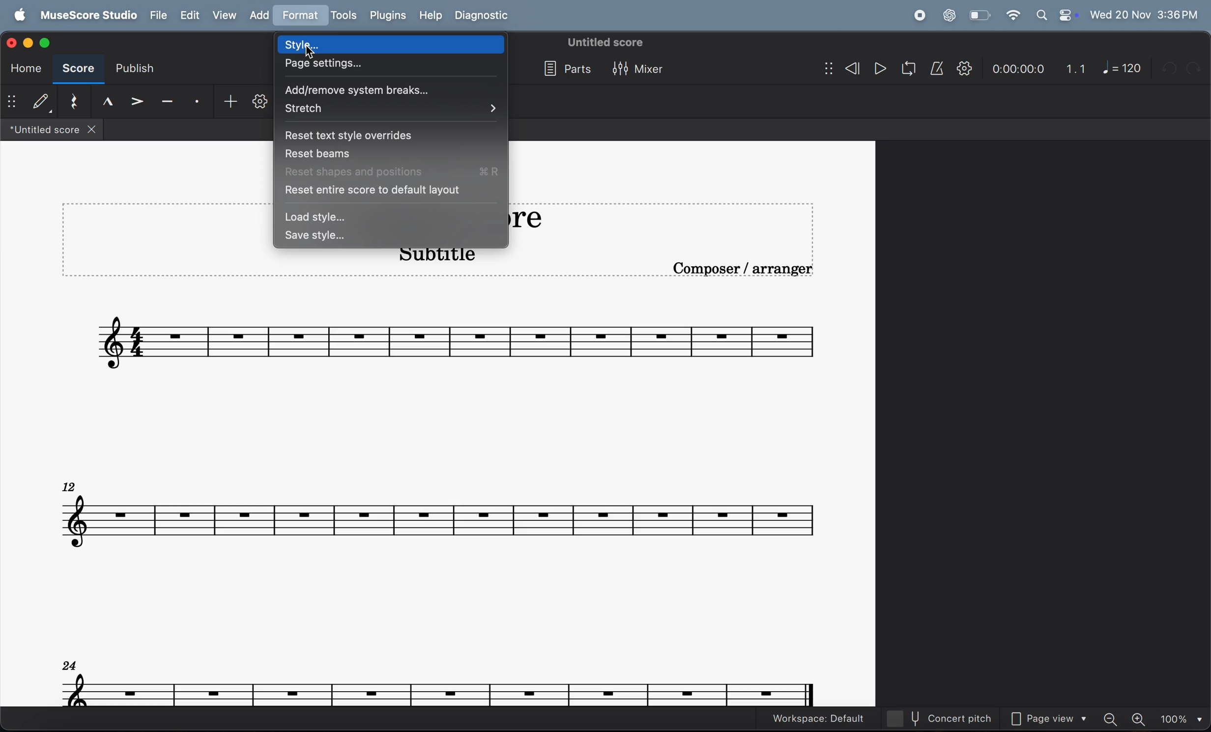 Image resolution: width=1211 pixels, height=732 pixels. What do you see at coordinates (168, 103) in the screenshot?
I see `hifen` at bounding box center [168, 103].